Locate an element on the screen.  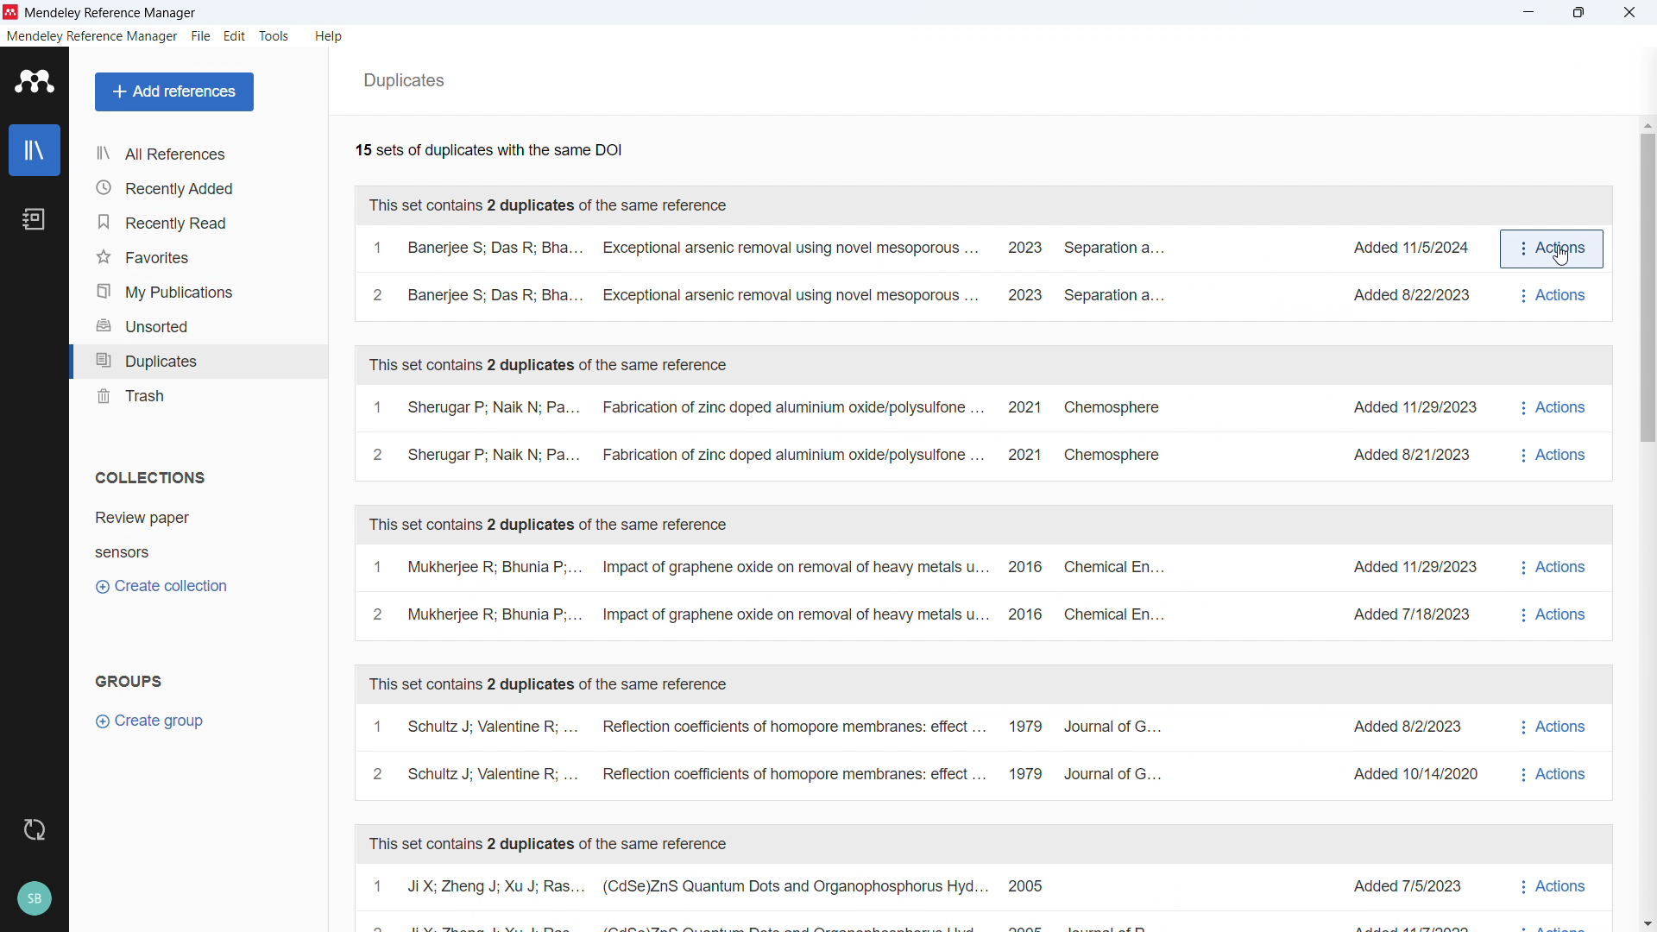
logo is located at coordinates (34, 81).